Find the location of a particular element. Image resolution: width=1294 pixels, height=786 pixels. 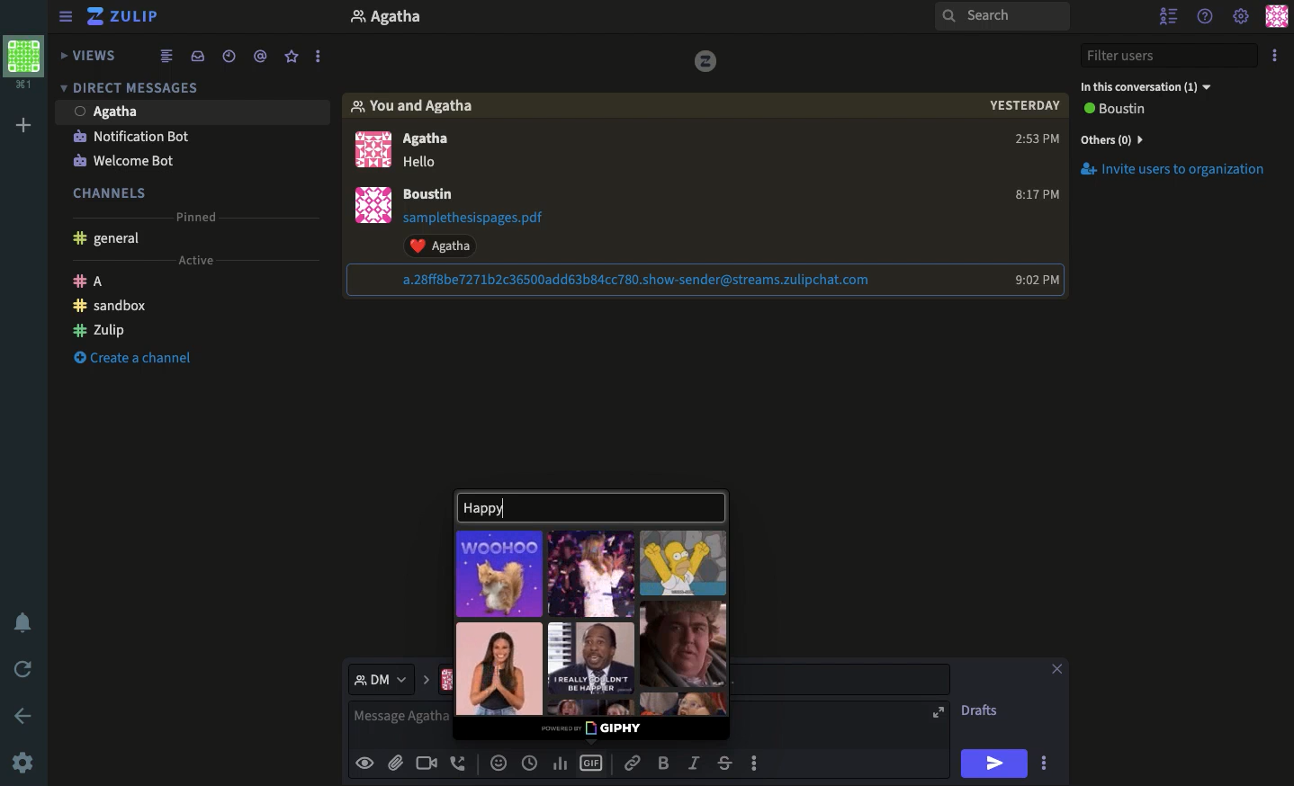

Refresh is located at coordinates (22, 668).